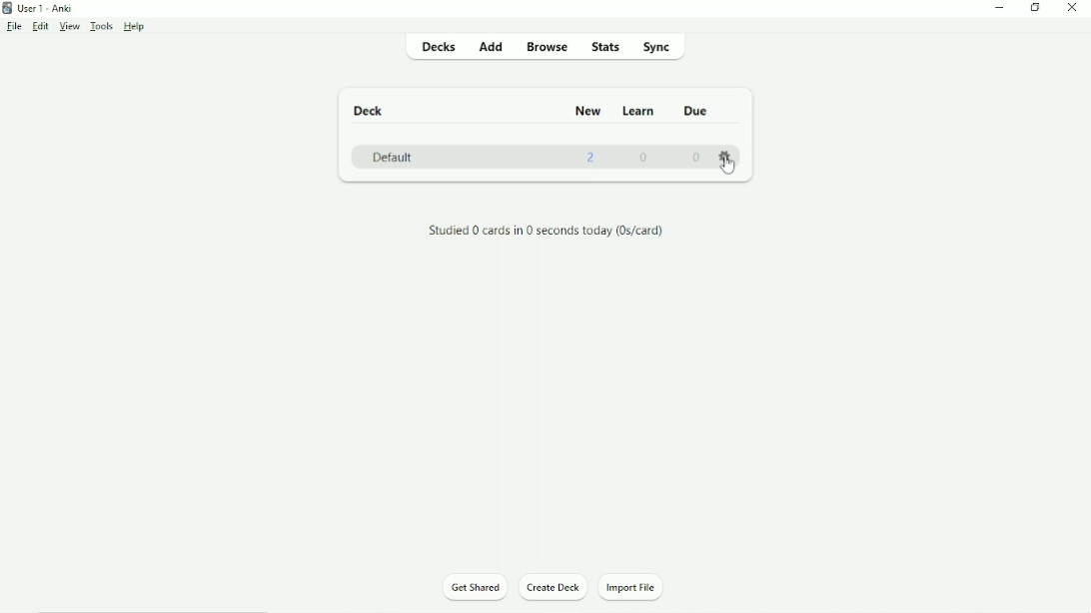 This screenshot has width=1091, height=613. Describe the element at coordinates (693, 111) in the screenshot. I see `Due` at that location.